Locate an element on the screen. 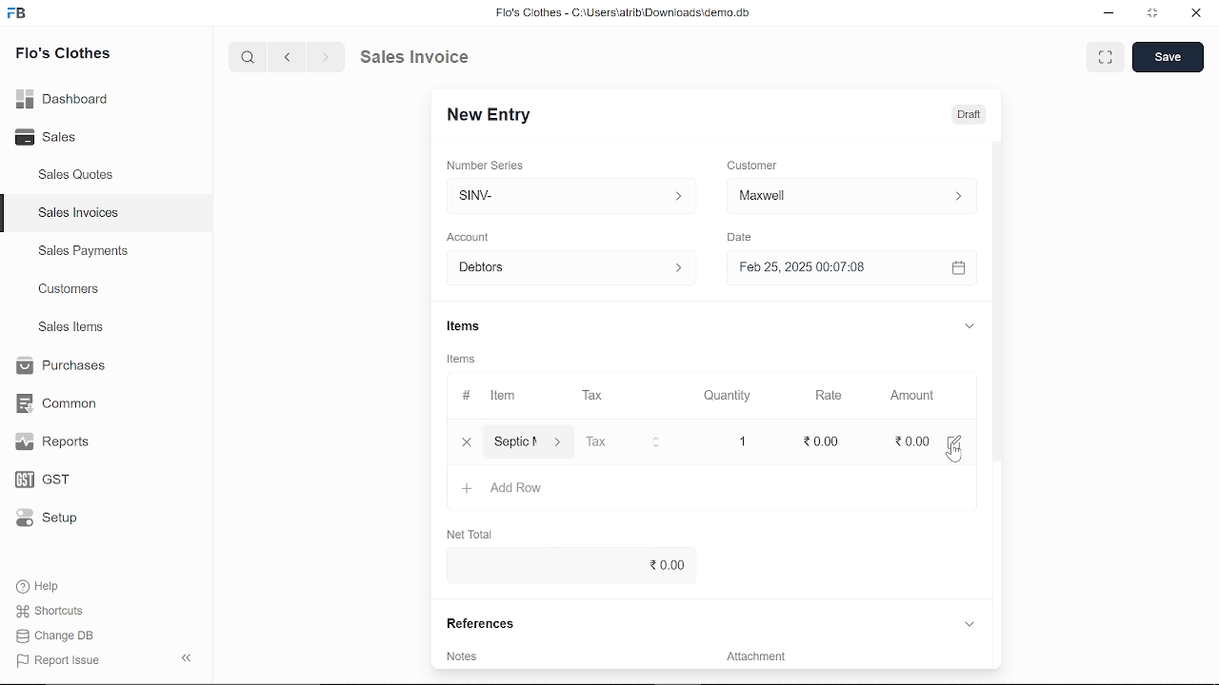 This screenshot has height=685, width=1219. Items is located at coordinates (468, 326).